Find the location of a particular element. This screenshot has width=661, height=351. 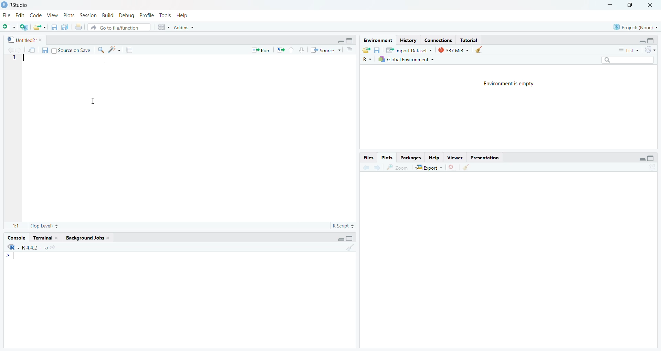

(Top Level)  is located at coordinates (43, 226).